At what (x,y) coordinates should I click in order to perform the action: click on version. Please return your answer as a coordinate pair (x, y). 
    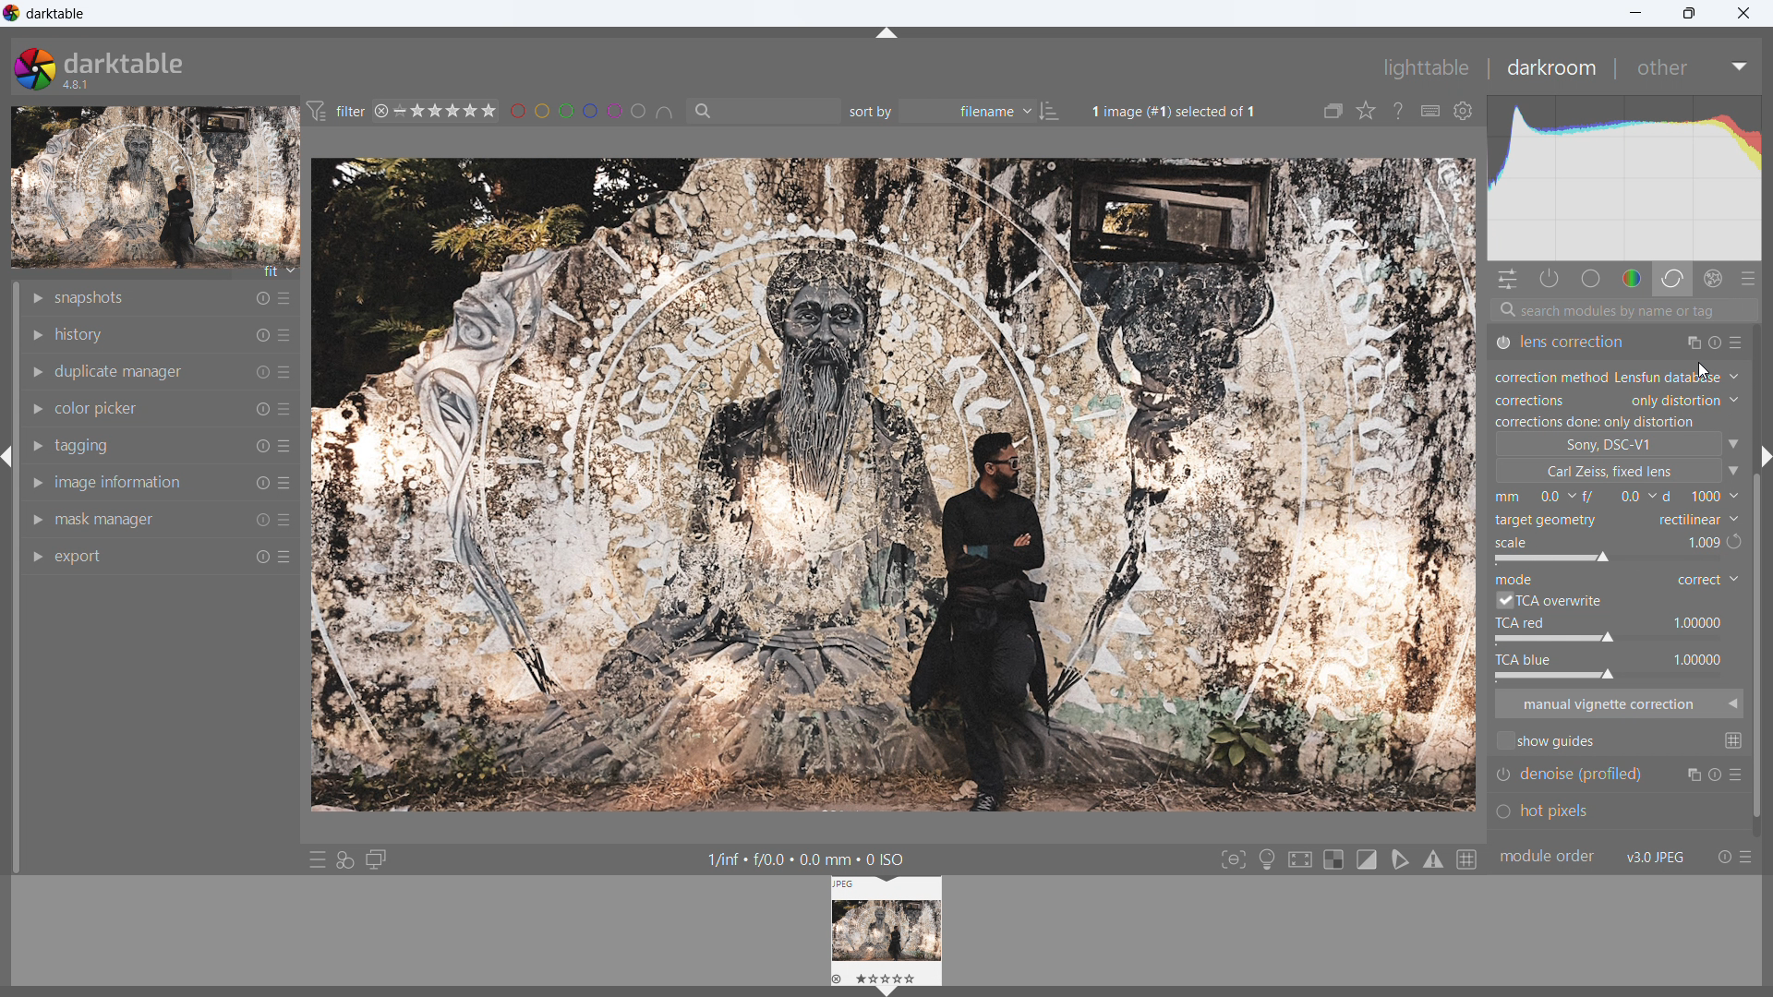
    Looking at the image, I should click on (76, 86).